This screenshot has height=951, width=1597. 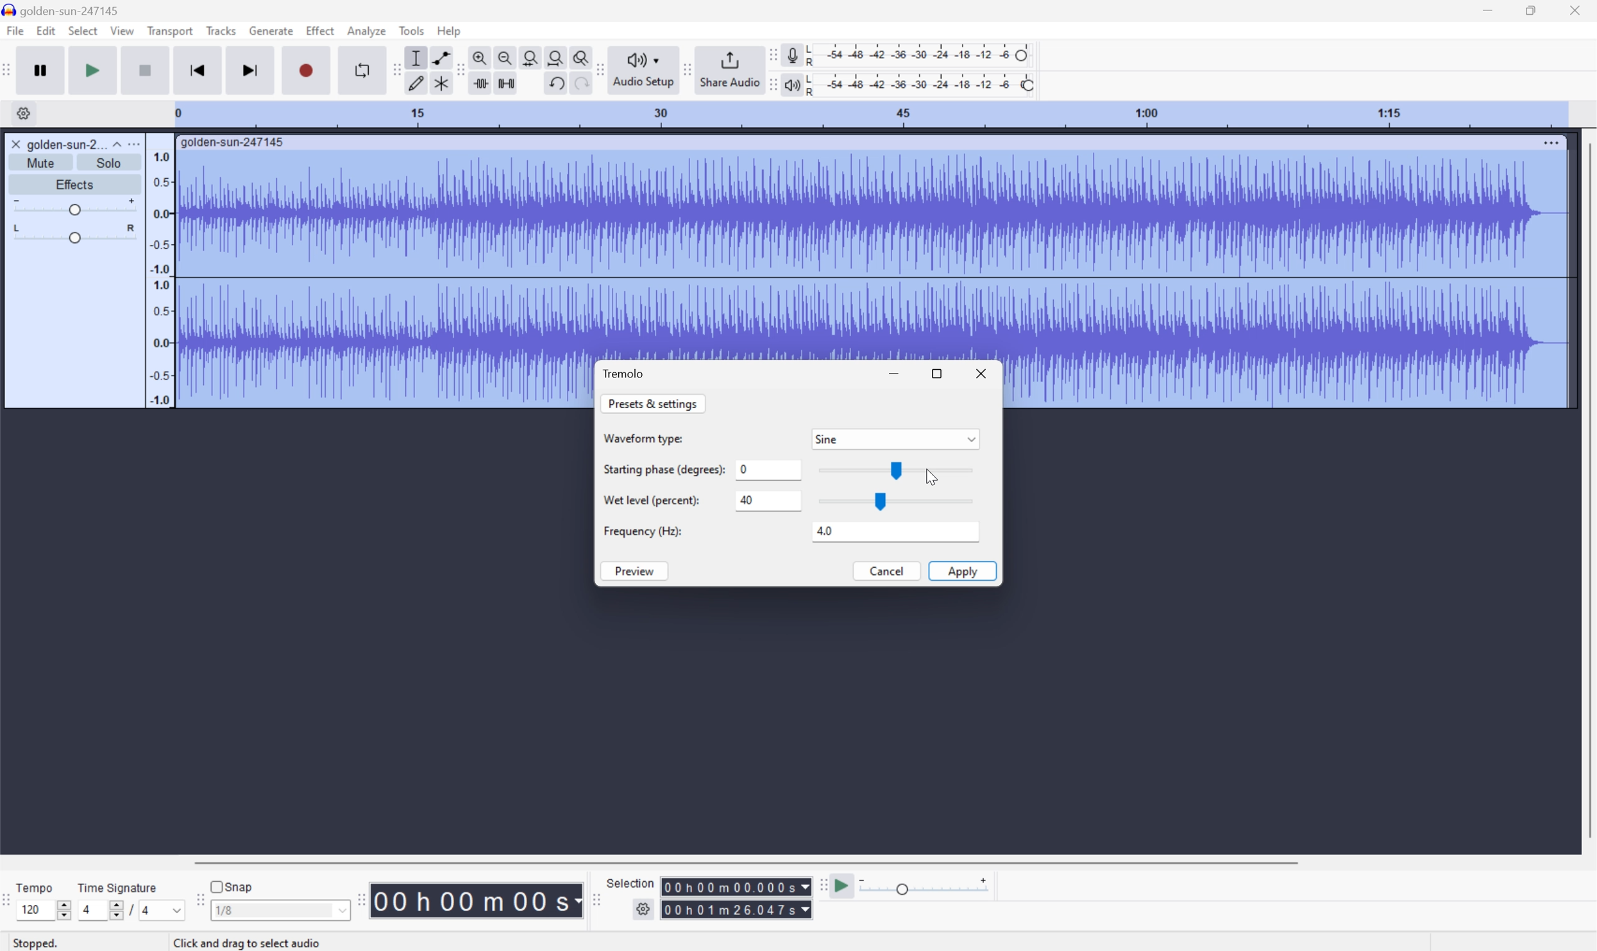 I want to click on Restore Down, so click(x=936, y=373).